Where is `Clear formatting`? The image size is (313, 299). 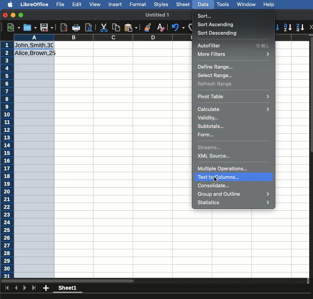 Clear formatting is located at coordinates (162, 27).